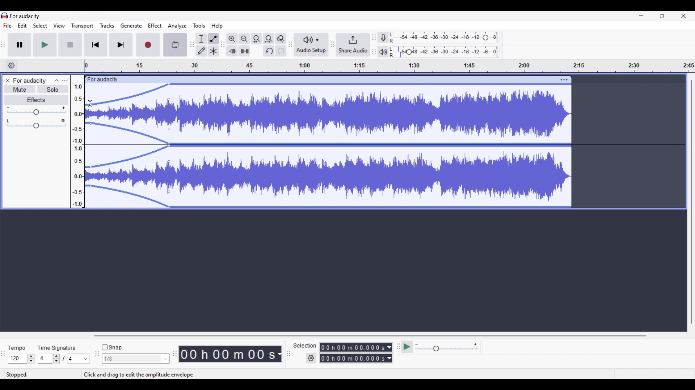 This screenshot has height=390, width=695. Describe the element at coordinates (257, 39) in the screenshot. I see `Fit selection to width` at that location.